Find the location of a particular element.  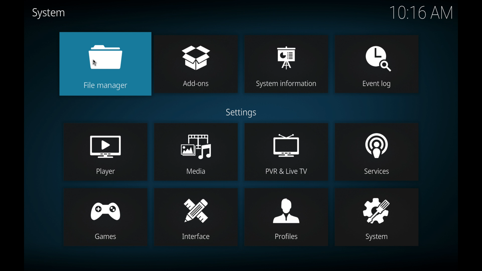

pvr & live tv is located at coordinates (286, 152).